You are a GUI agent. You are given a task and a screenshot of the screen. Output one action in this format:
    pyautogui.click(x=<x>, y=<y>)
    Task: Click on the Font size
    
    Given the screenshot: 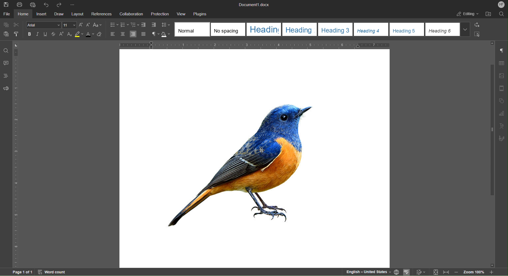 What is the action you would take?
    pyautogui.click(x=70, y=25)
    